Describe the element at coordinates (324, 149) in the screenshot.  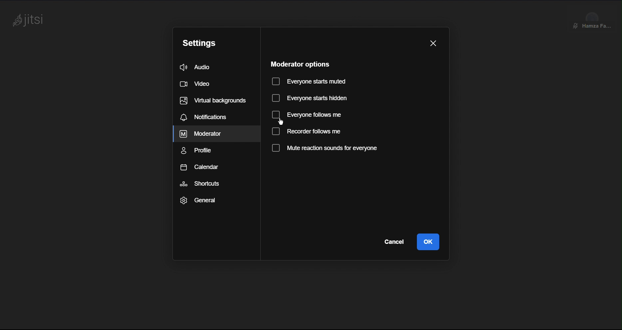
I see `Mute reaction sounds for everyone` at that location.